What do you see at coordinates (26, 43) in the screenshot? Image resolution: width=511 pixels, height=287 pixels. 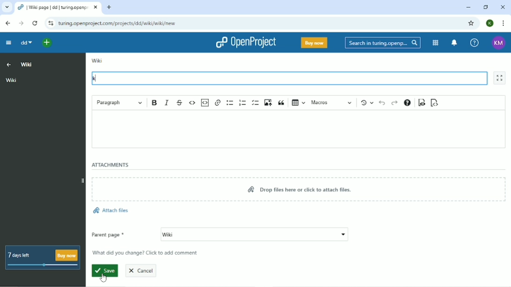 I see `dd` at bounding box center [26, 43].